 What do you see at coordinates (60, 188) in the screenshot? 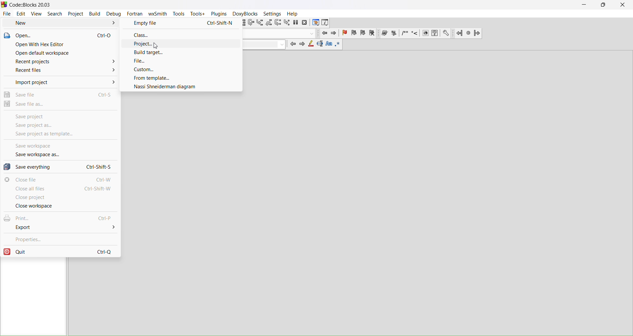
I see `close all files` at bounding box center [60, 188].